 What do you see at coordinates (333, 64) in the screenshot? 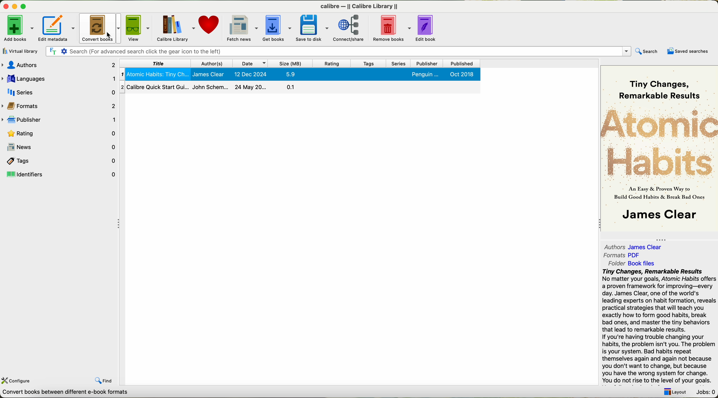
I see `rating` at bounding box center [333, 64].